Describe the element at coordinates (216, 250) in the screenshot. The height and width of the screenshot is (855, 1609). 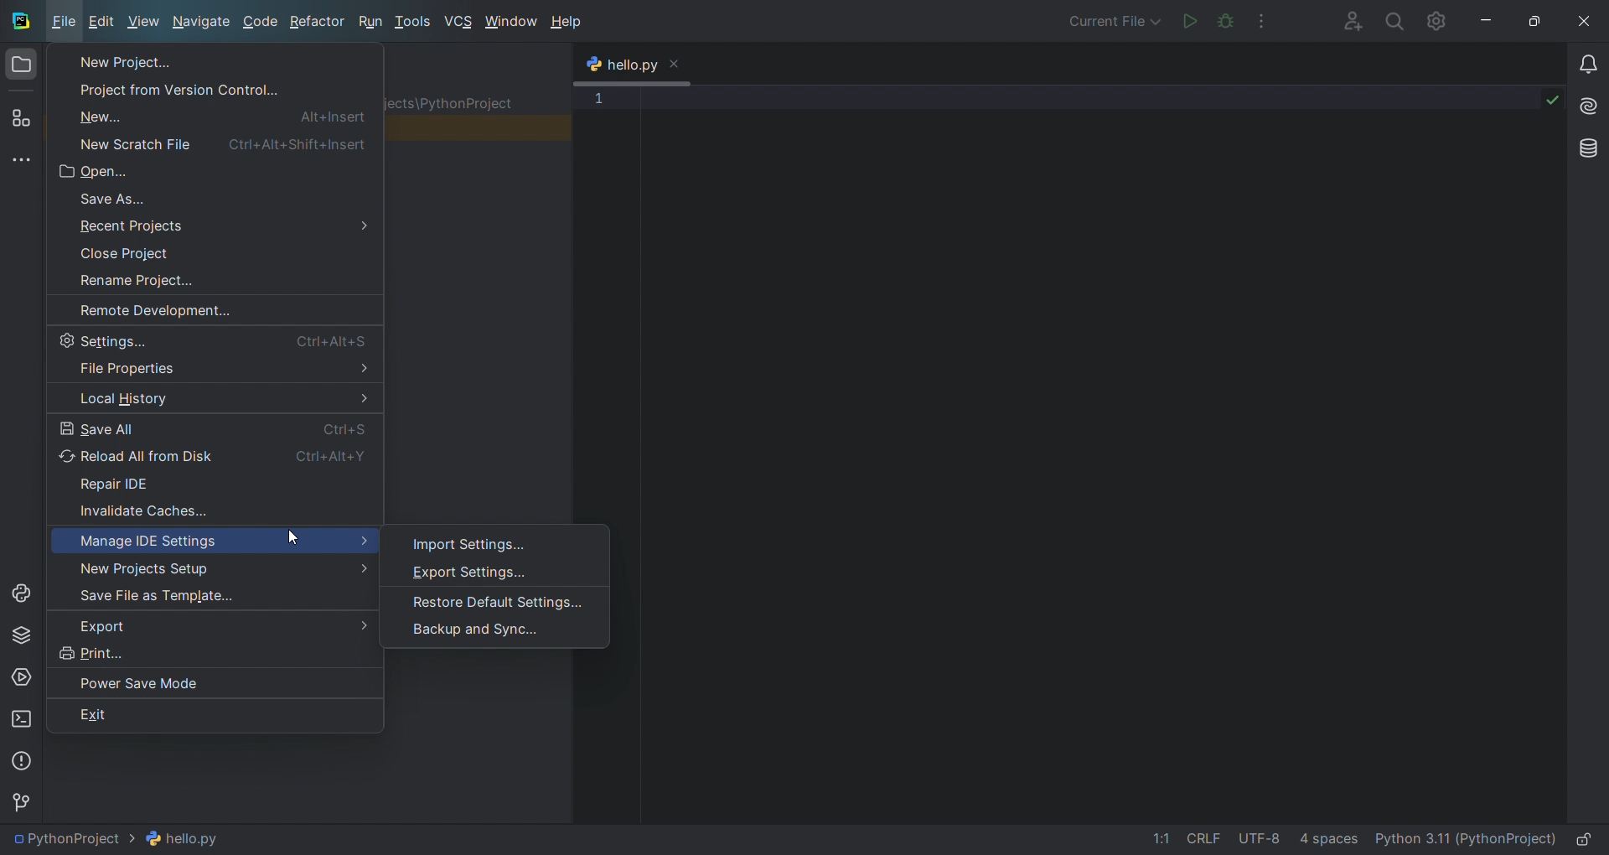
I see `close project` at that location.